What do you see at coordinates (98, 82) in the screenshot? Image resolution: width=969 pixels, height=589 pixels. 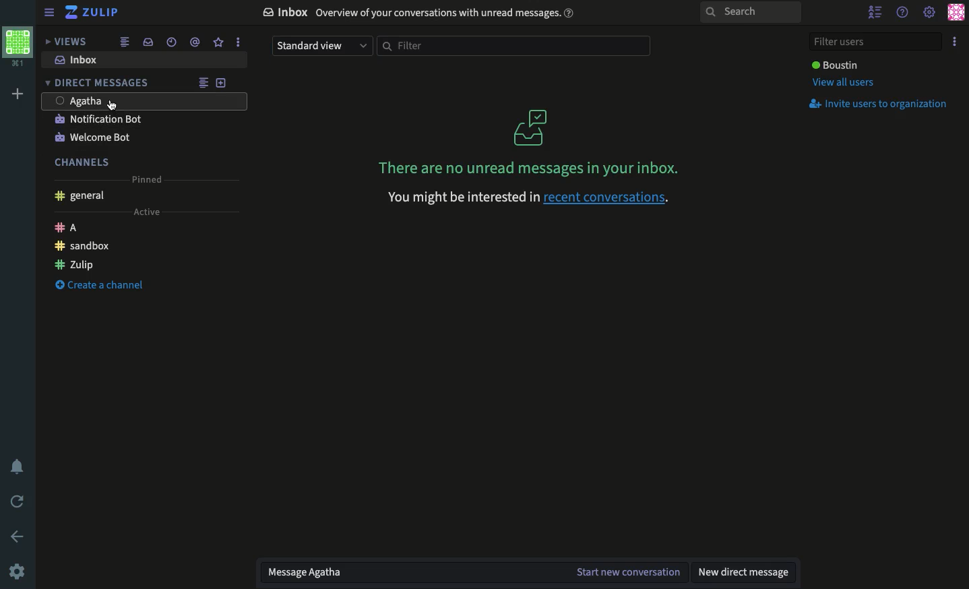 I see `DMs` at bounding box center [98, 82].